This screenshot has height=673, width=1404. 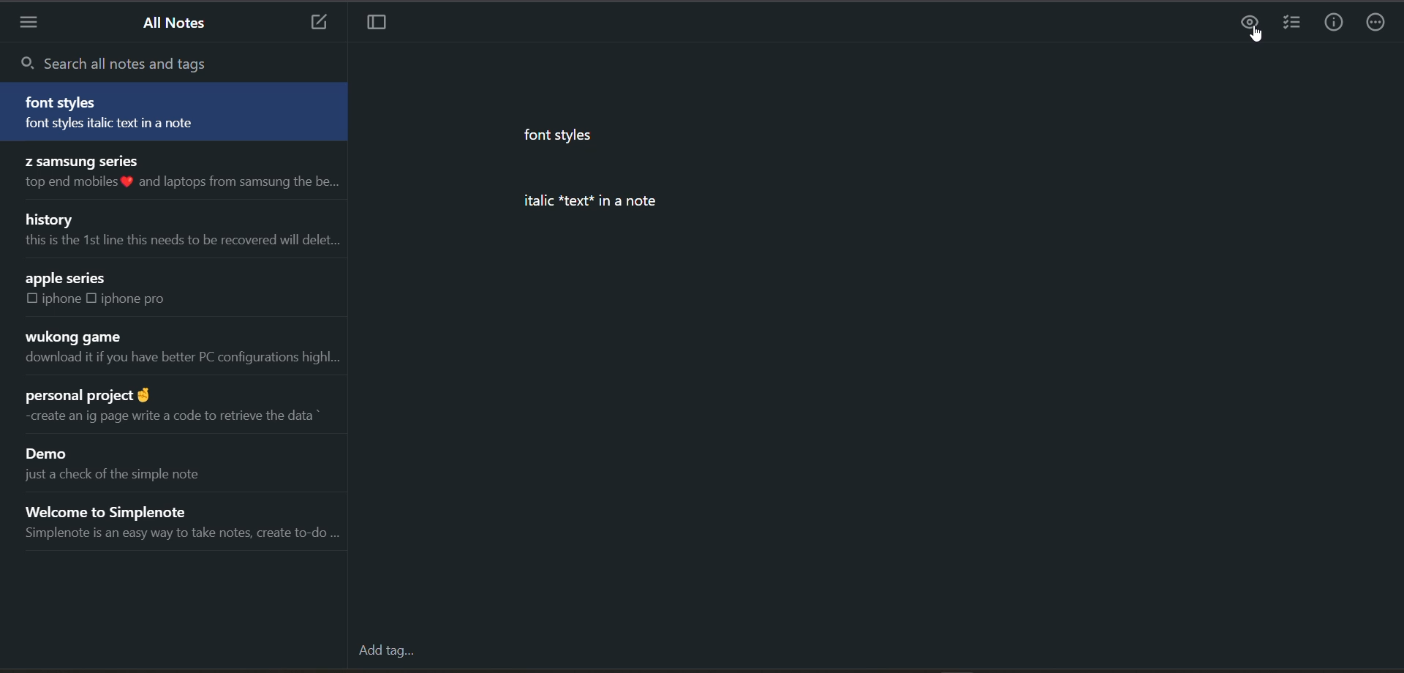 What do you see at coordinates (613, 173) in the screenshot?
I see `data from current note` at bounding box center [613, 173].